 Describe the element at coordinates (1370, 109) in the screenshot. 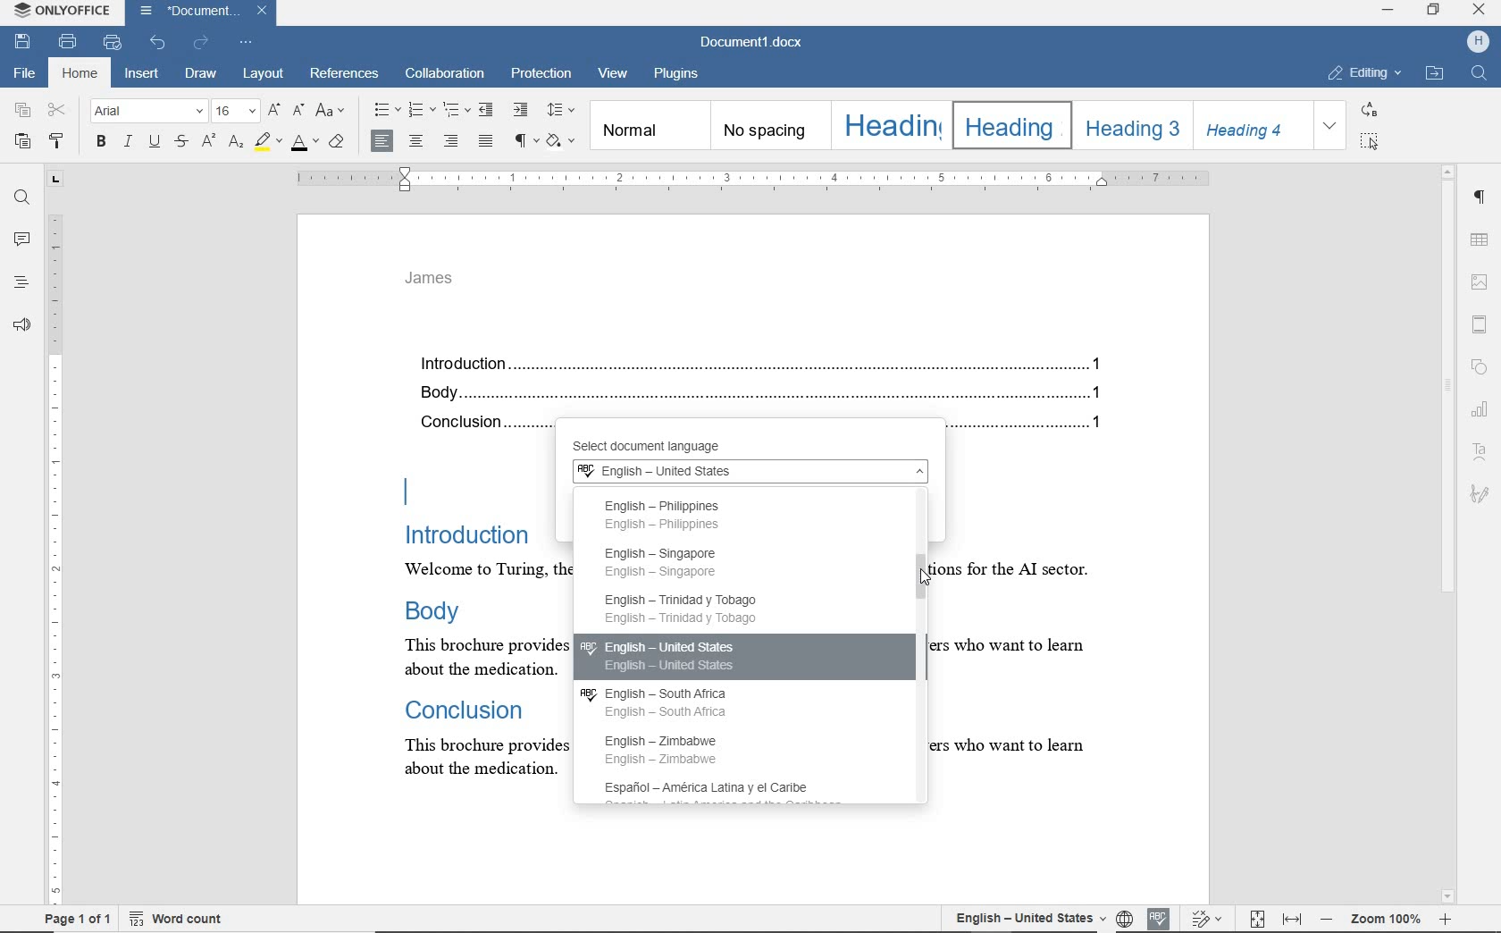

I see `REPLACE` at that location.